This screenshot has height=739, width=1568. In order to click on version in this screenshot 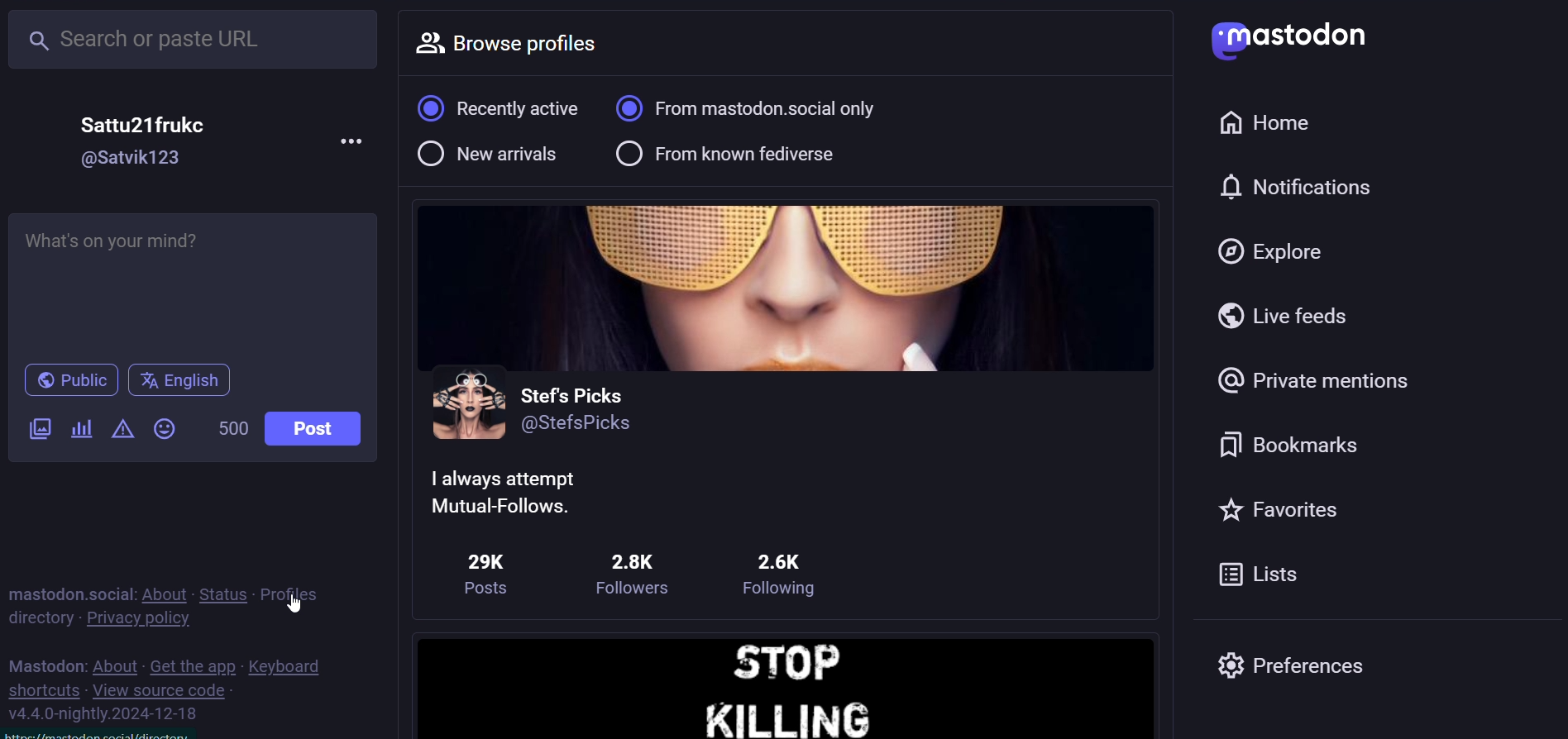, I will do `click(108, 713)`.